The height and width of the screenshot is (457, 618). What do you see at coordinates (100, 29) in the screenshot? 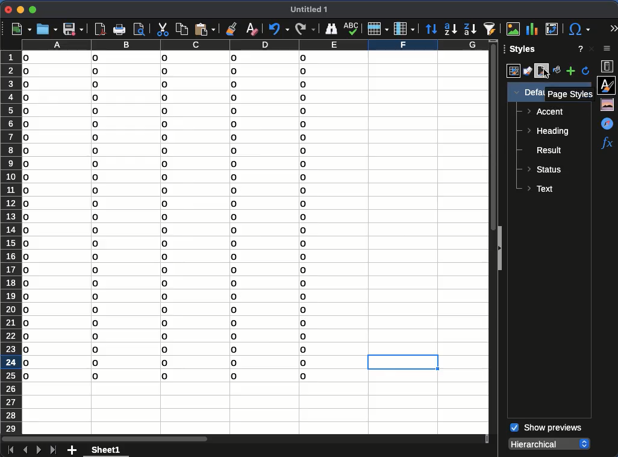
I see `pdf viewer` at bounding box center [100, 29].